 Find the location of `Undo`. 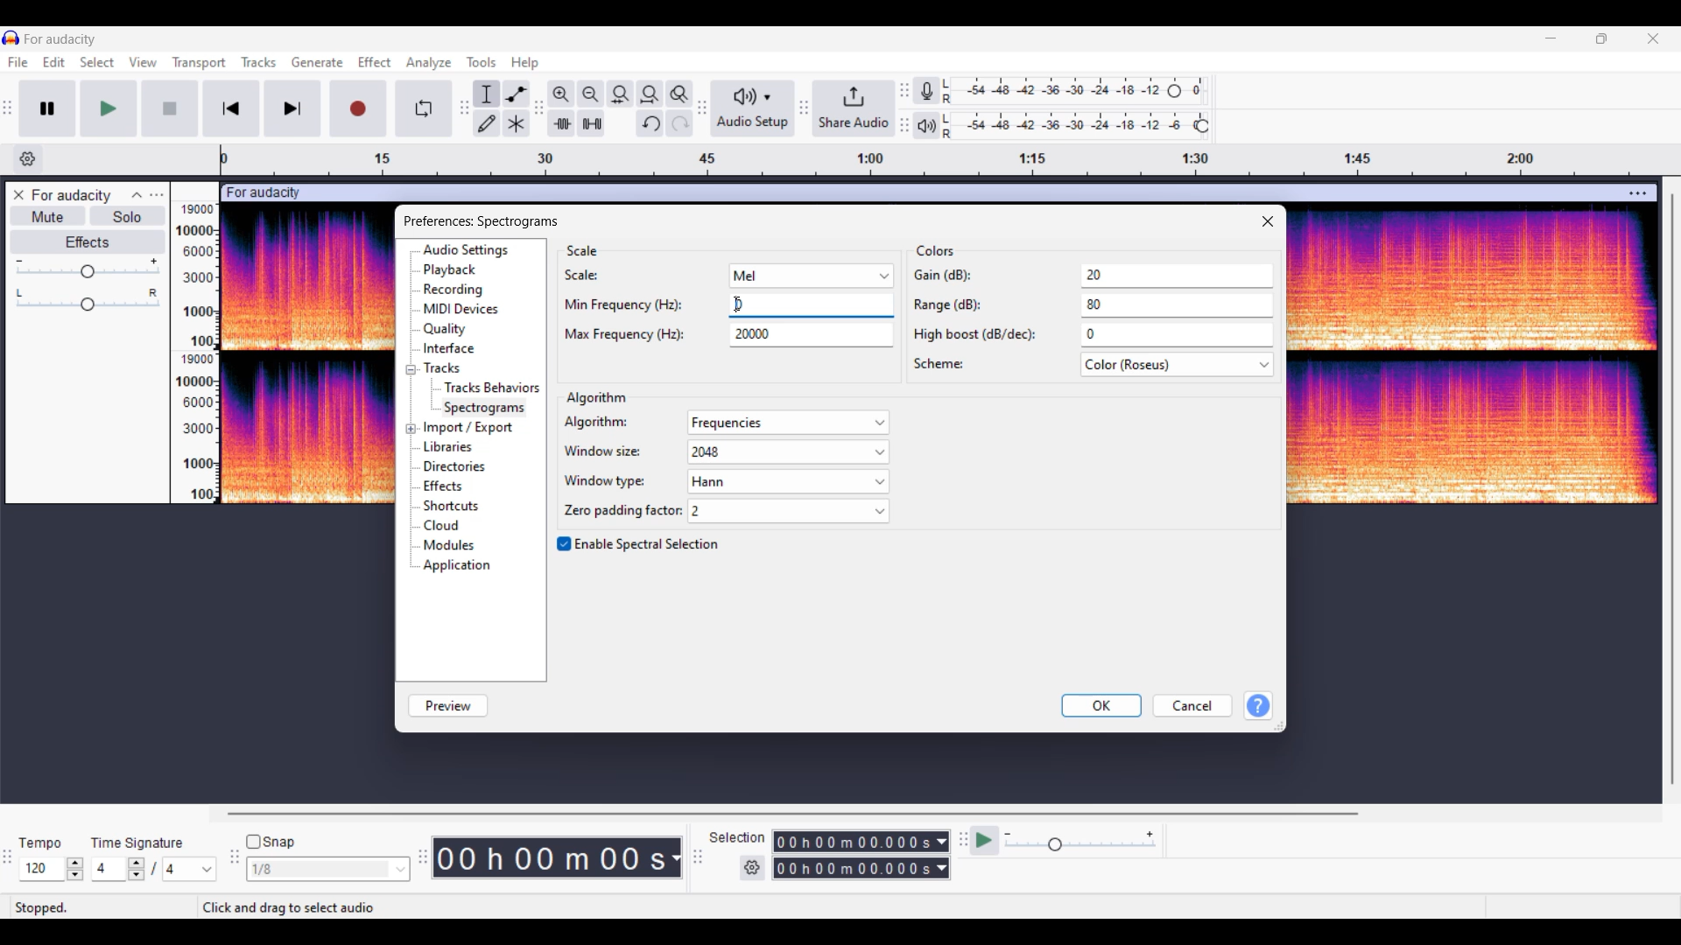

Undo is located at coordinates (650, 123).